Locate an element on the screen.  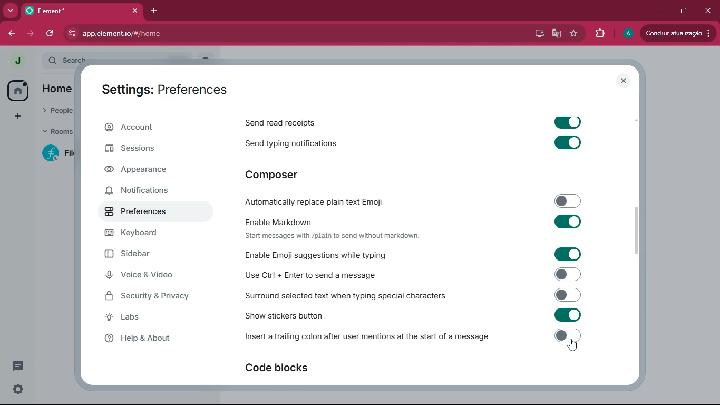
voice & video is located at coordinates (145, 276).